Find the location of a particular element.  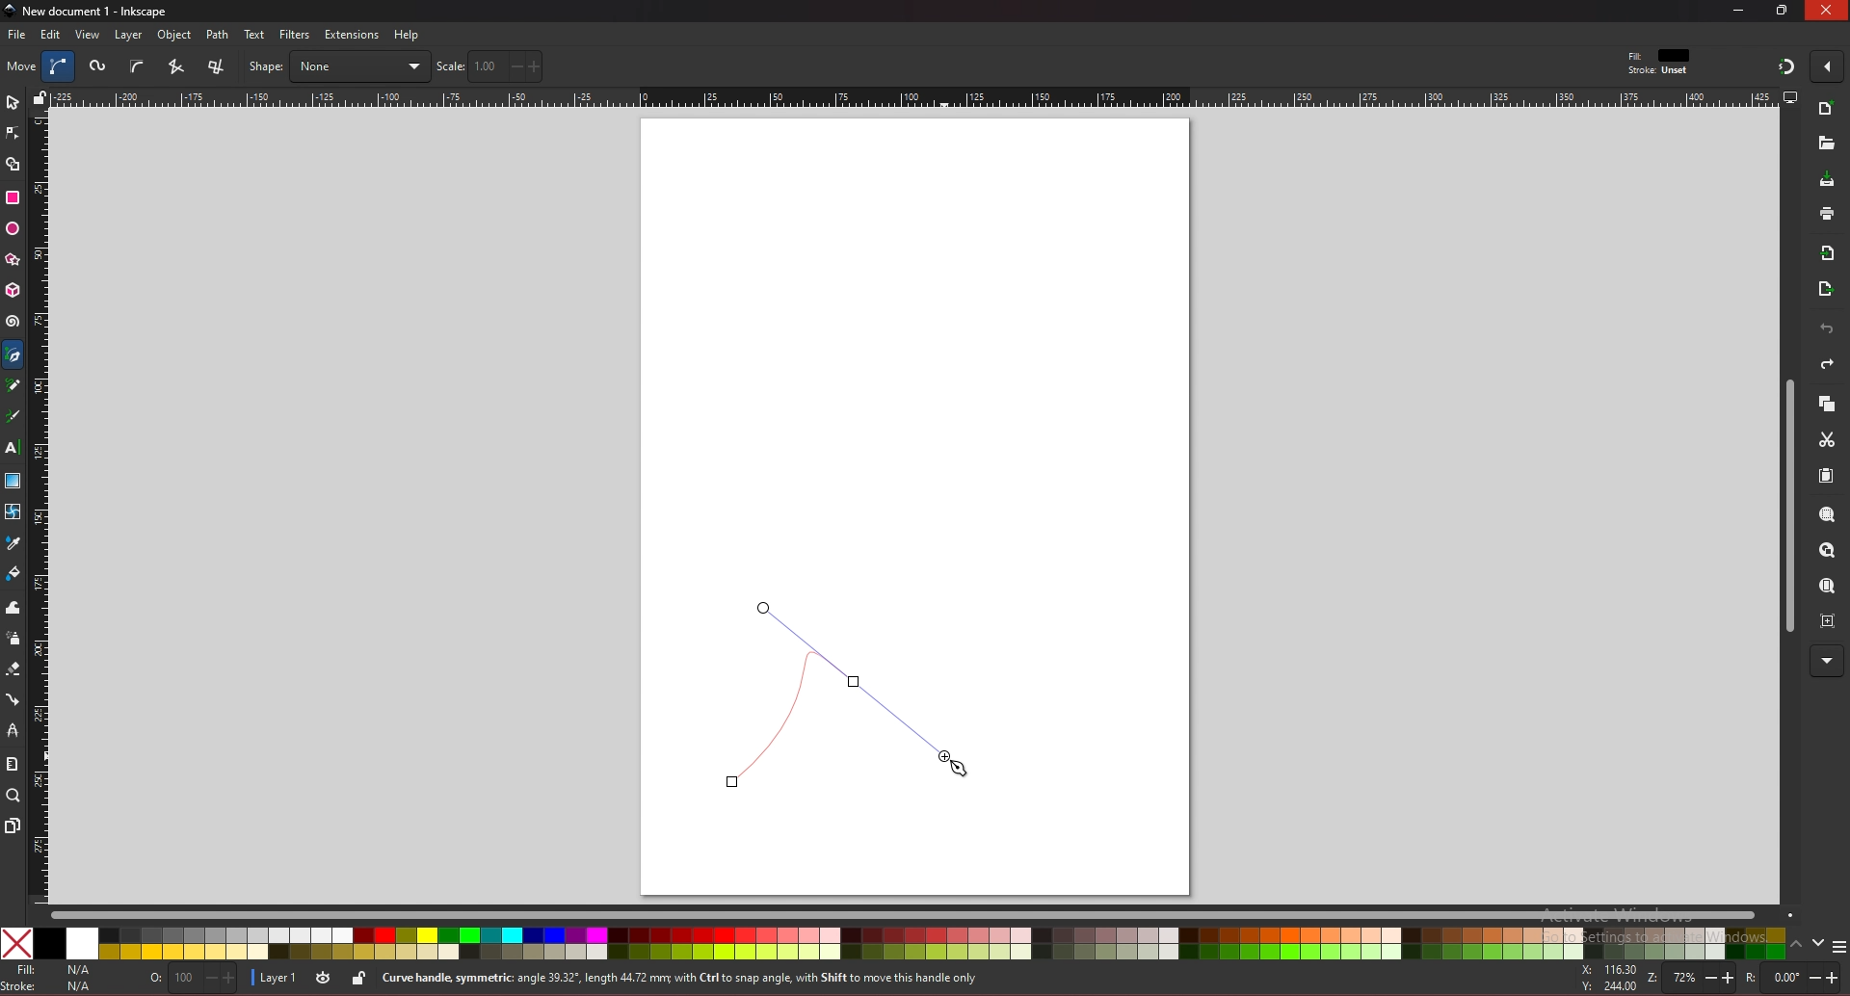

undo is located at coordinates (1827, 329).